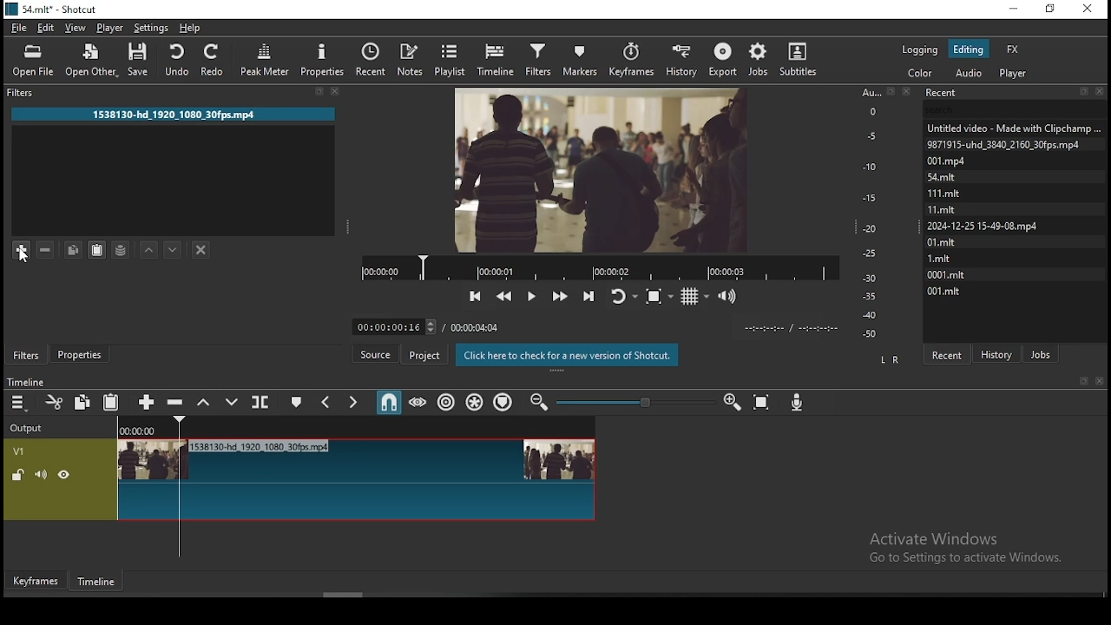 This screenshot has height=625, width=1111. I want to click on color, so click(919, 72).